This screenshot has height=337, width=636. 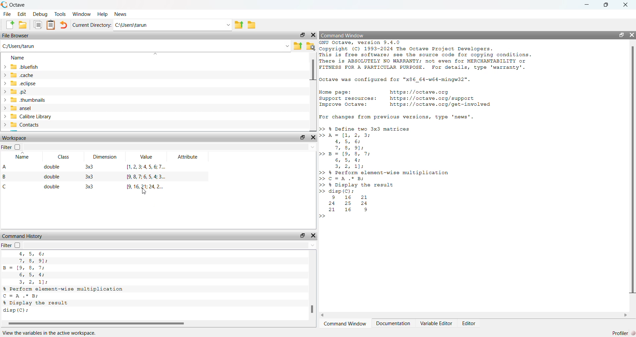 What do you see at coordinates (15, 137) in the screenshot?
I see `Workspace` at bounding box center [15, 137].